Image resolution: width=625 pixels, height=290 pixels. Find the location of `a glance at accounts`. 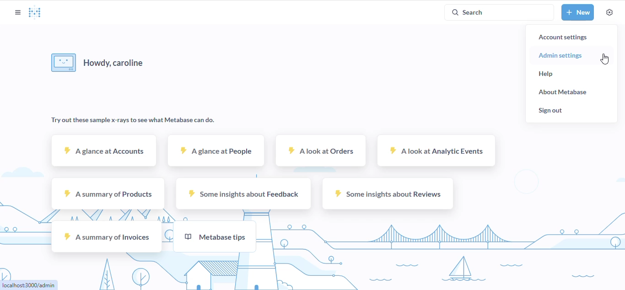

a glance at accounts is located at coordinates (105, 151).